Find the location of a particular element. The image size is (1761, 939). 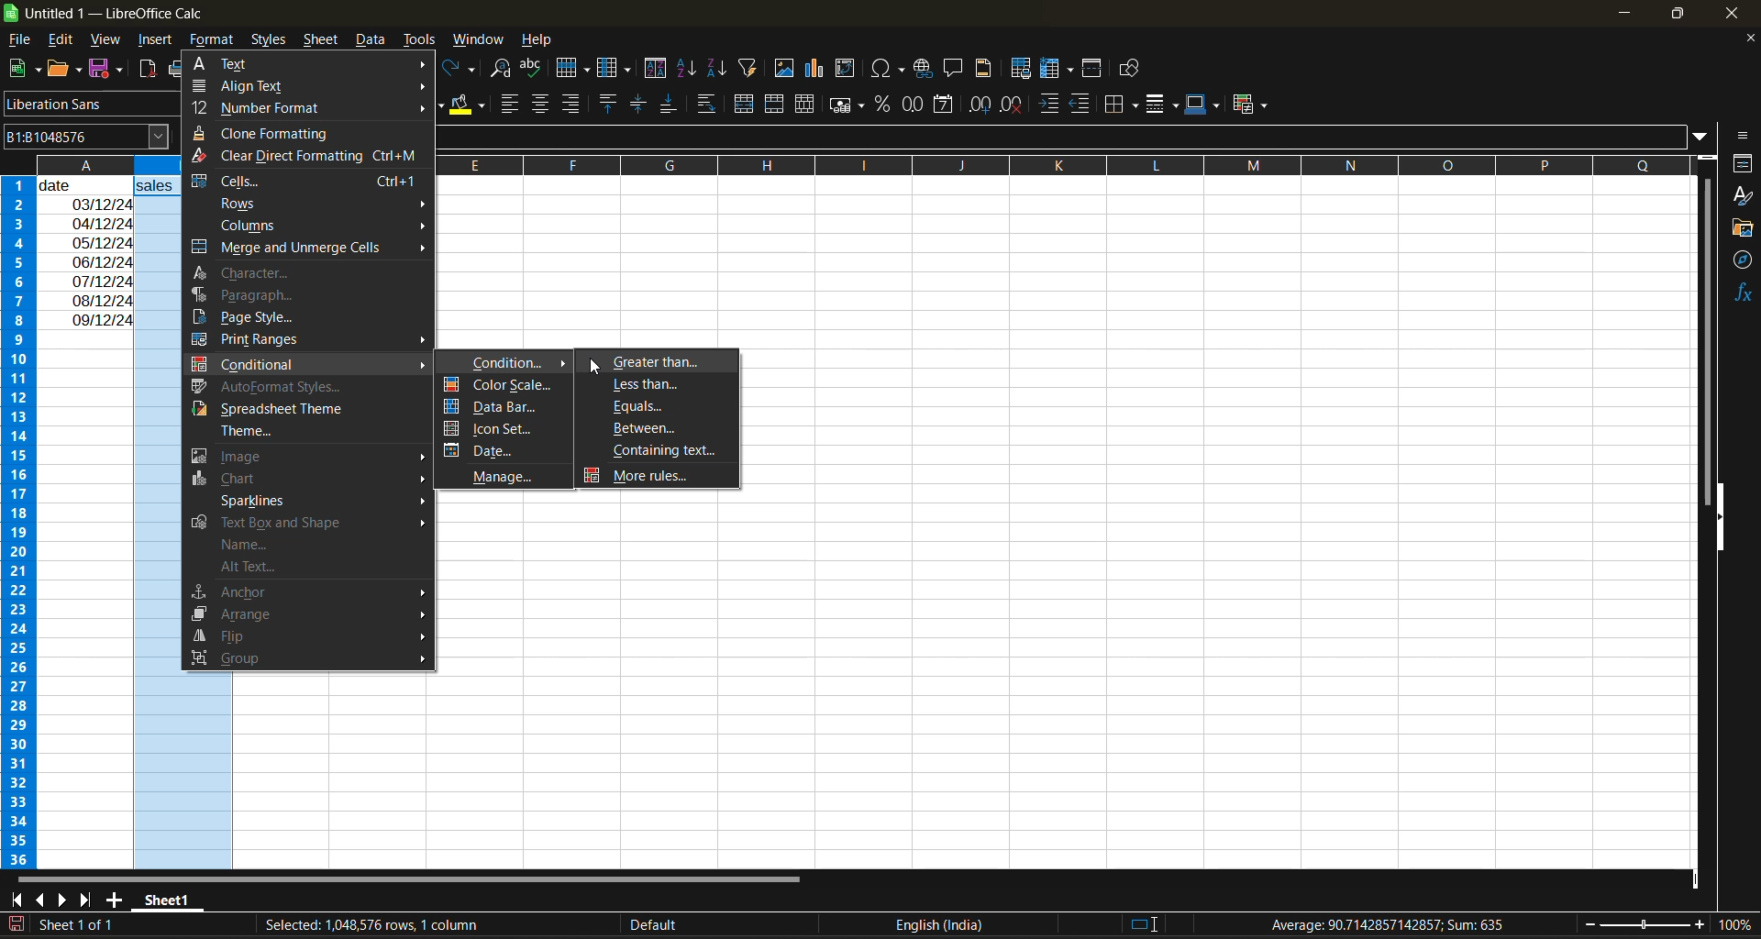

insert comment is located at coordinates (955, 69).